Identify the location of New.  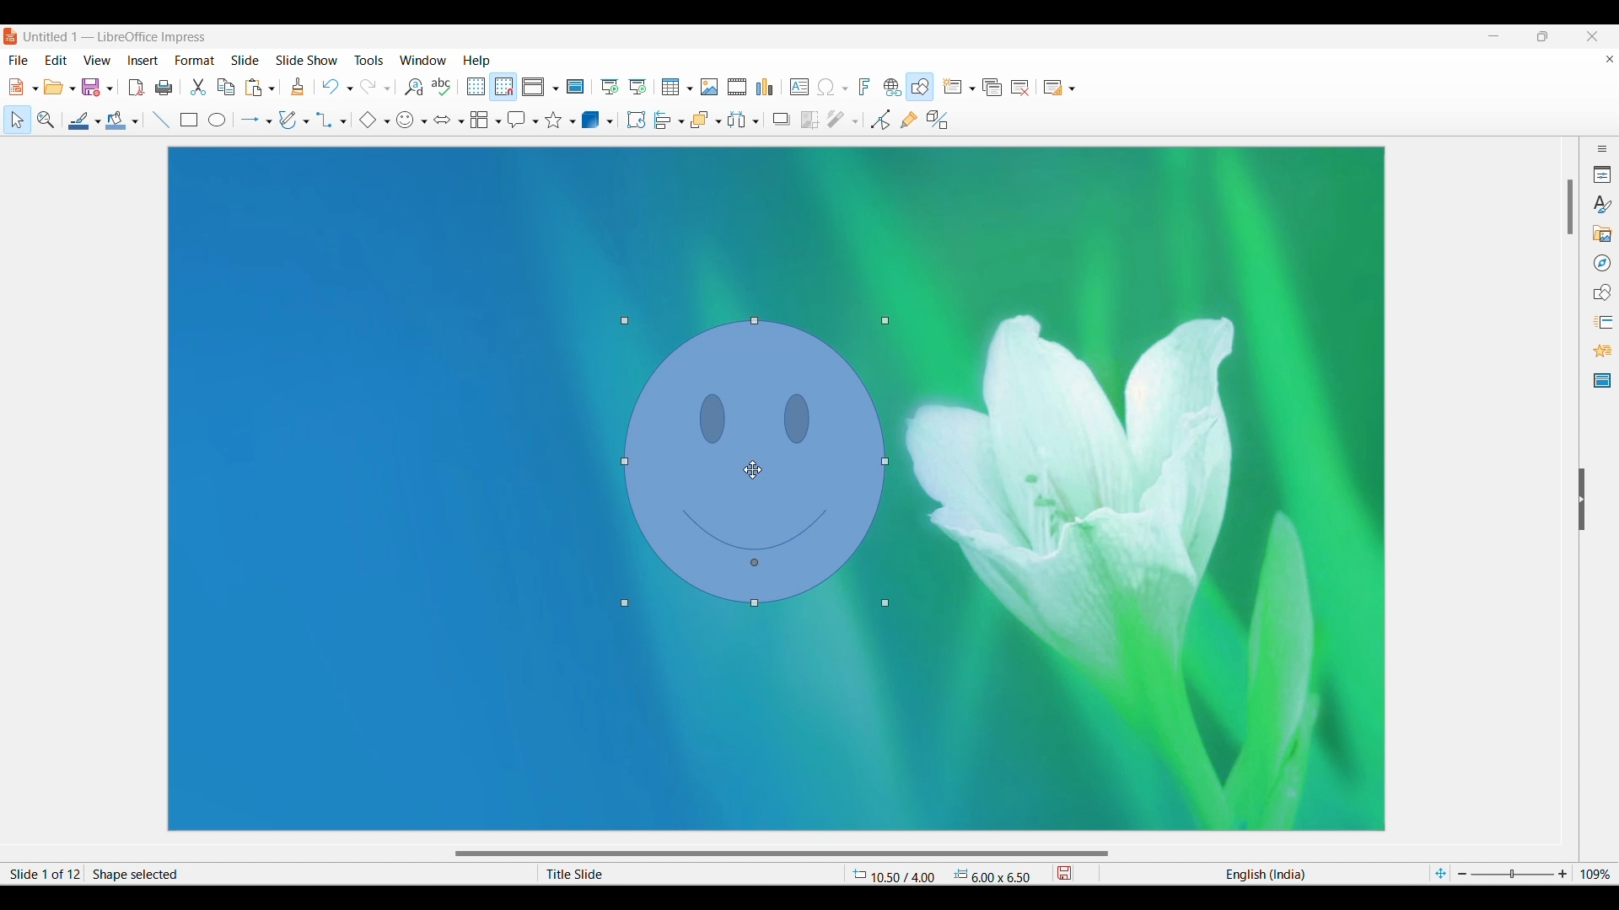
(16, 87).